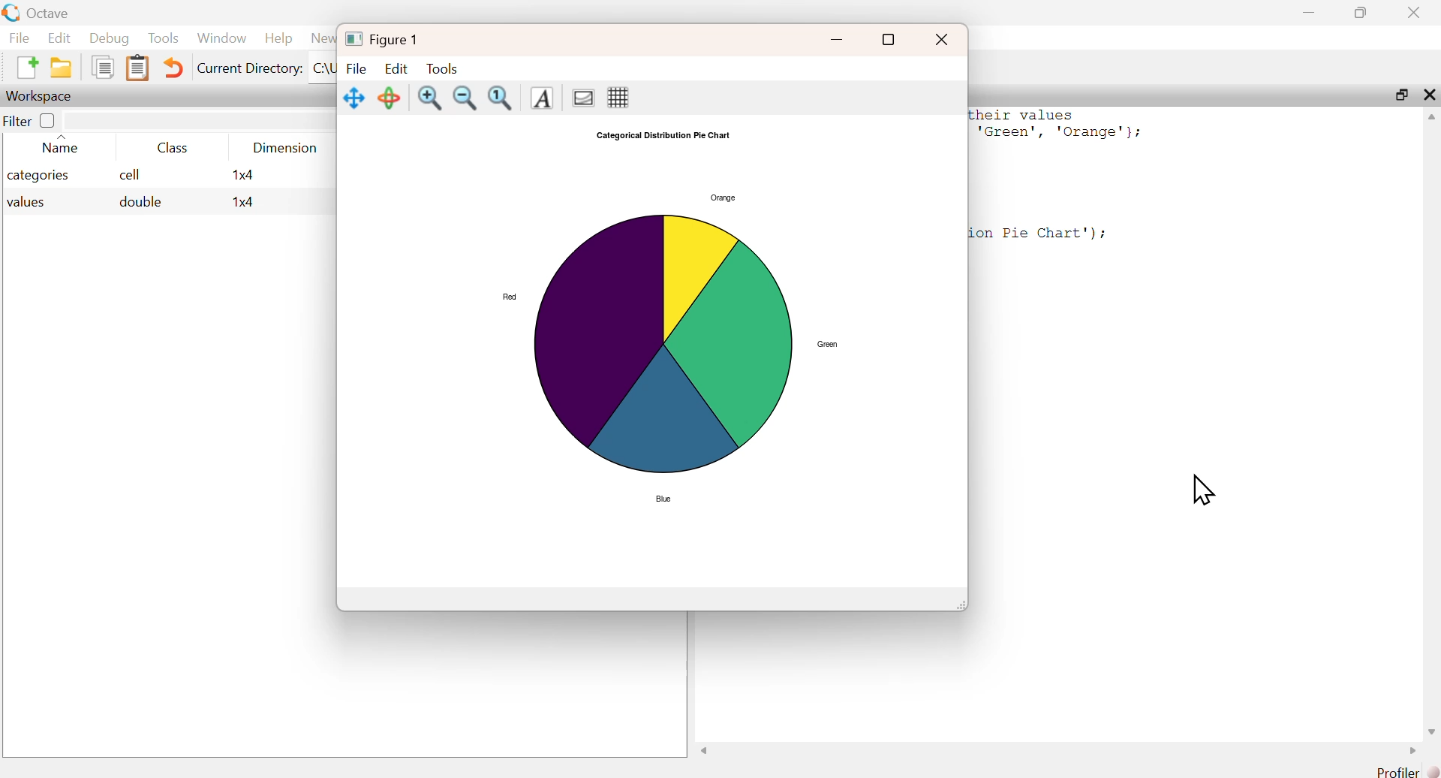  Describe the element at coordinates (287, 149) in the screenshot. I see `Dimension` at that location.